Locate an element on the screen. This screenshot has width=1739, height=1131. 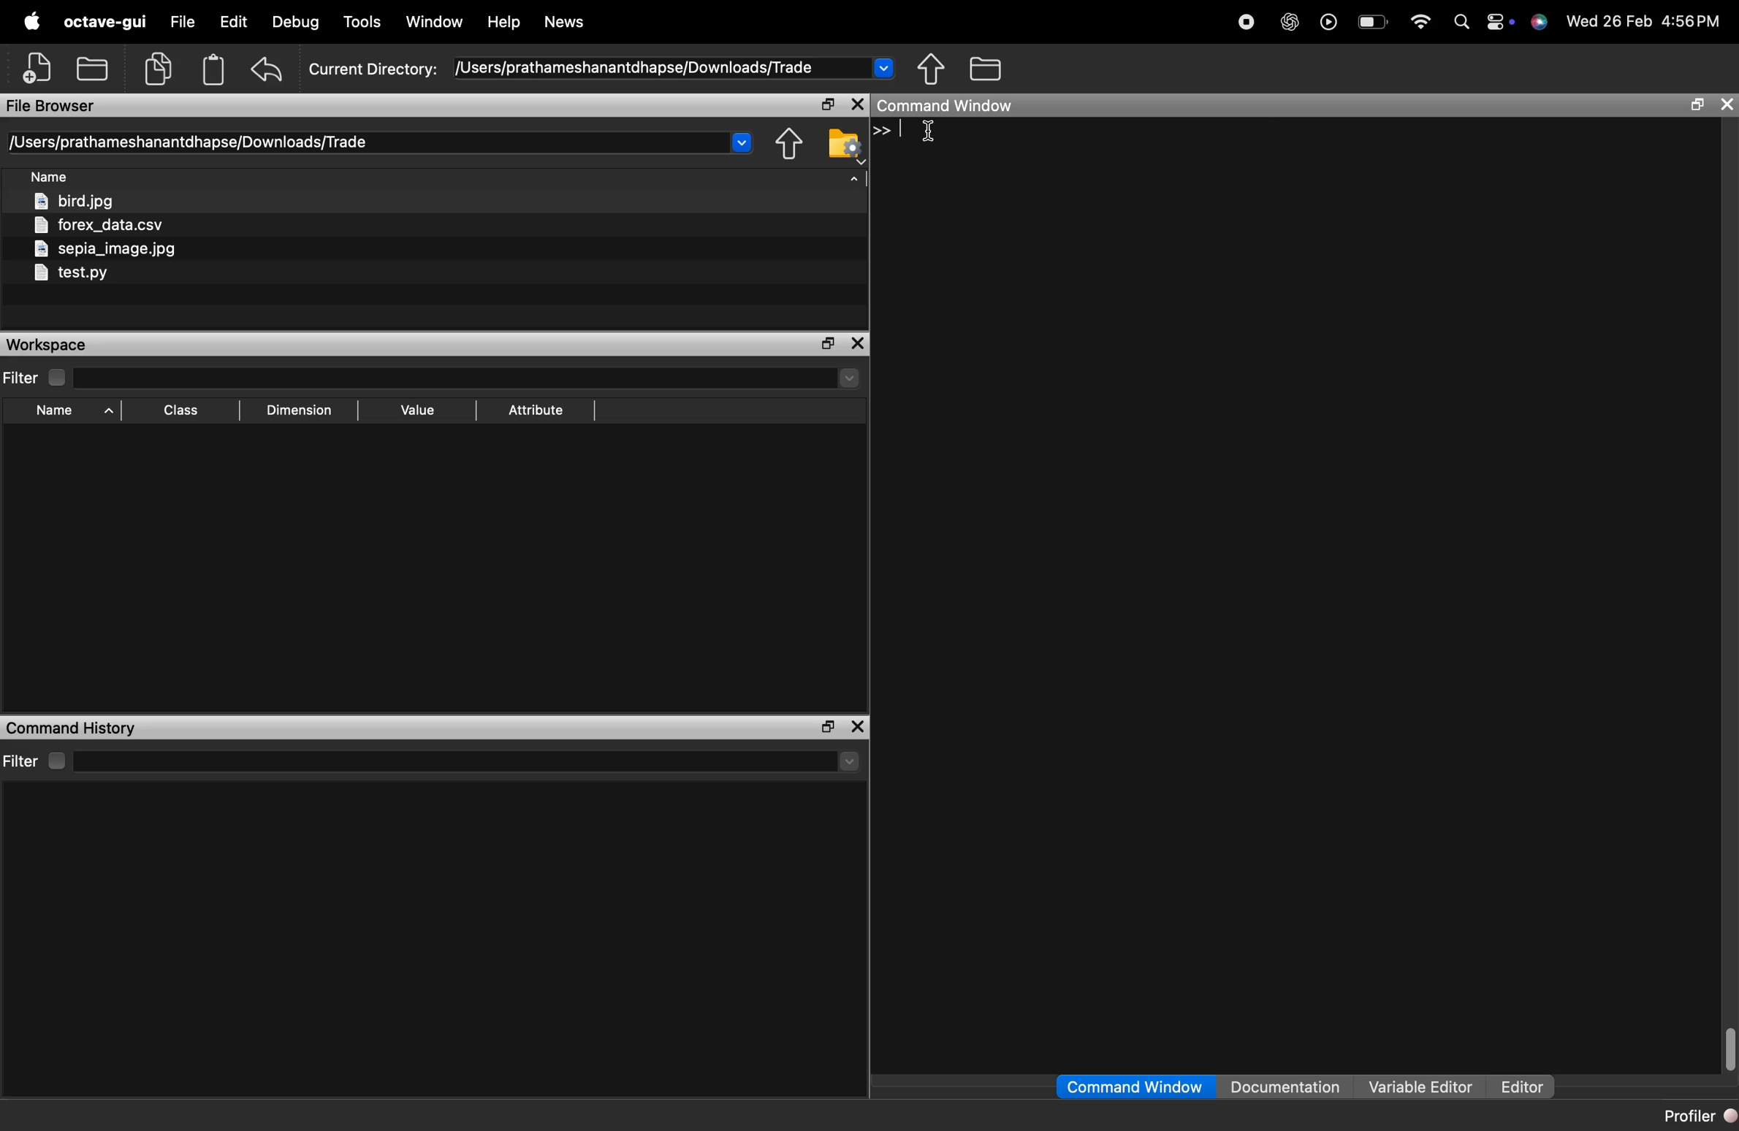
>> is located at coordinates (886, 130).